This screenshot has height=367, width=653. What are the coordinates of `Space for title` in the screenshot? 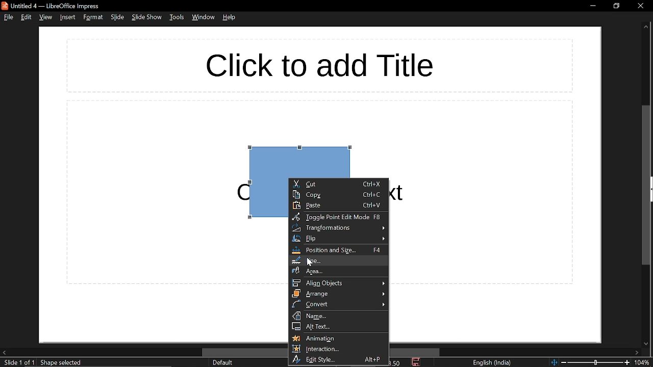 It's located at (314, 65).